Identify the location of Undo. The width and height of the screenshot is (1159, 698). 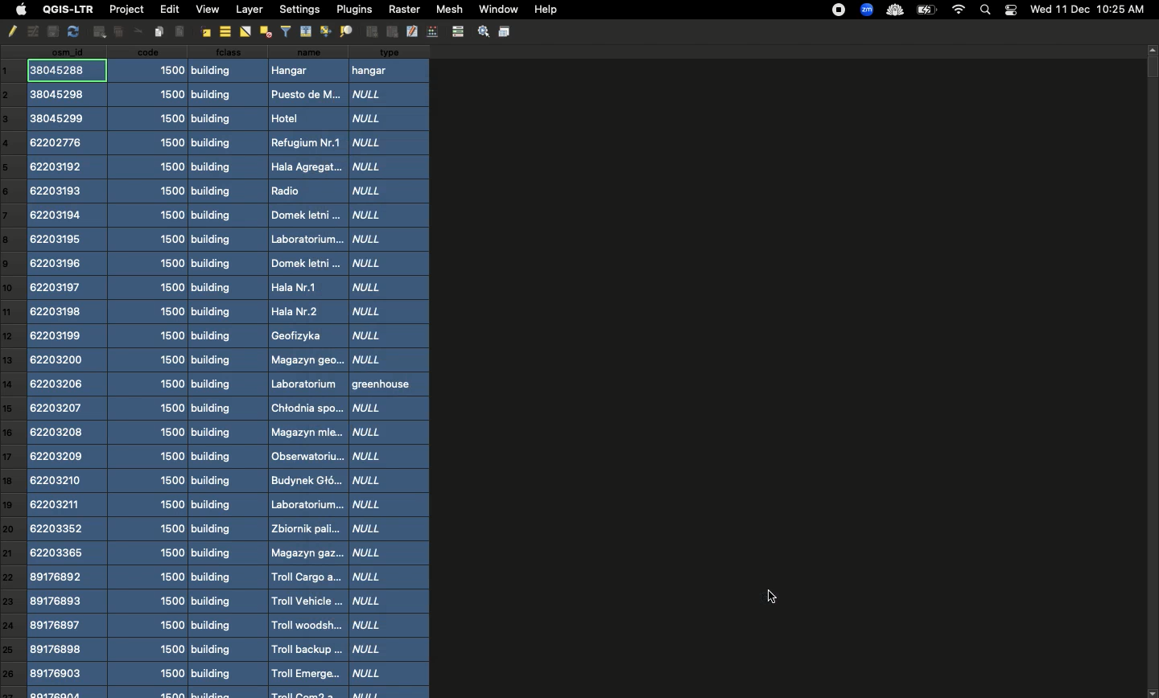
(31, 32).